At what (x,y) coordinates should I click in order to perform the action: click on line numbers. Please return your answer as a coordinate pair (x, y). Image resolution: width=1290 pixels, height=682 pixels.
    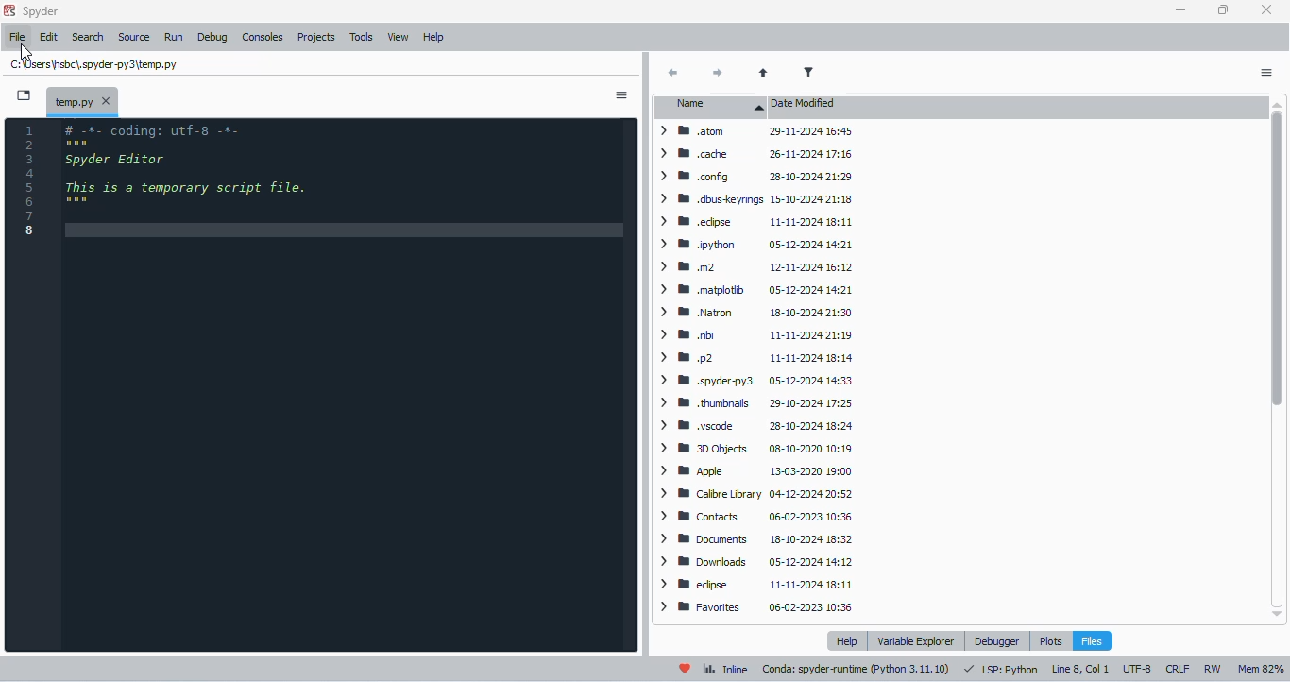
    Looking at the image, I should click on (30, 181).